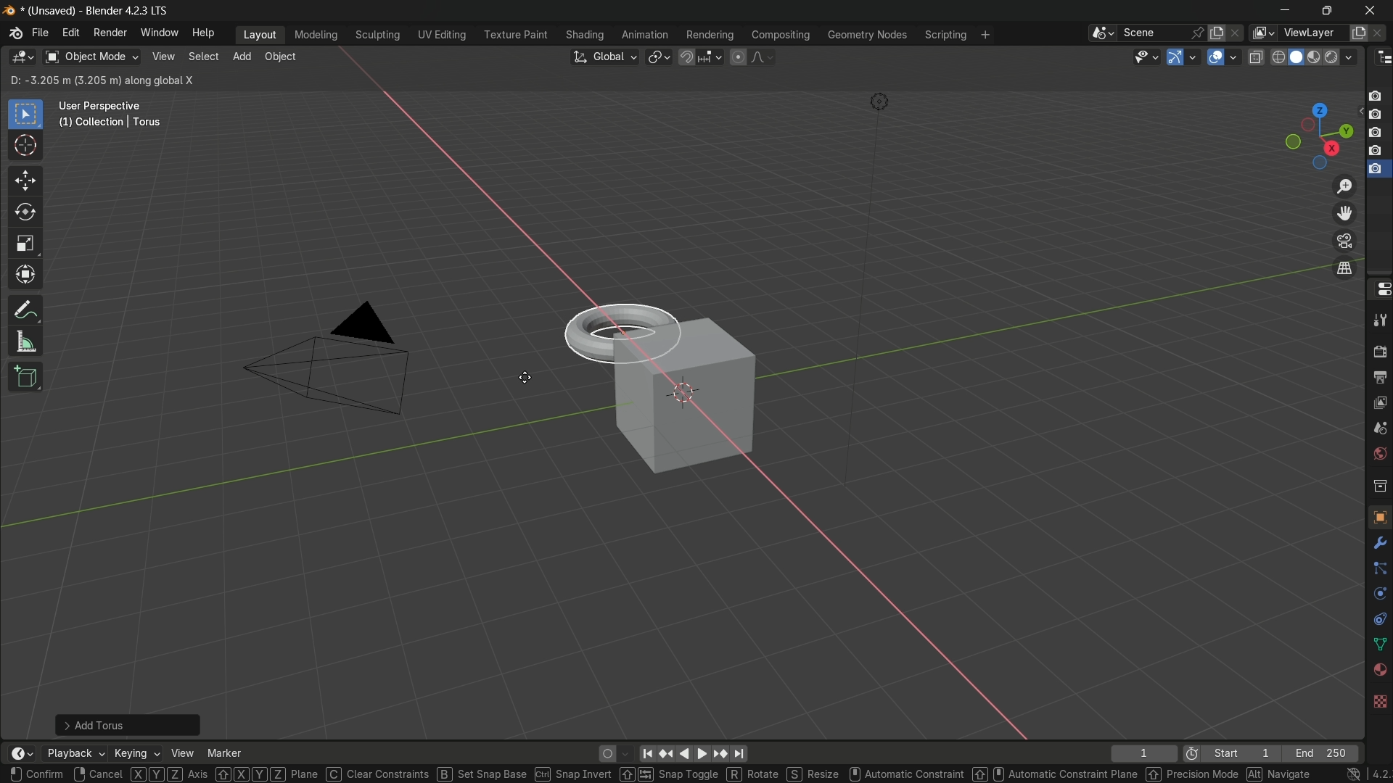 This screenshot has width=1393, height=783. What do you see at coordinates (1246, 754) in the screenshot?
I see `Start 1` at bounding box center [1246, 754].